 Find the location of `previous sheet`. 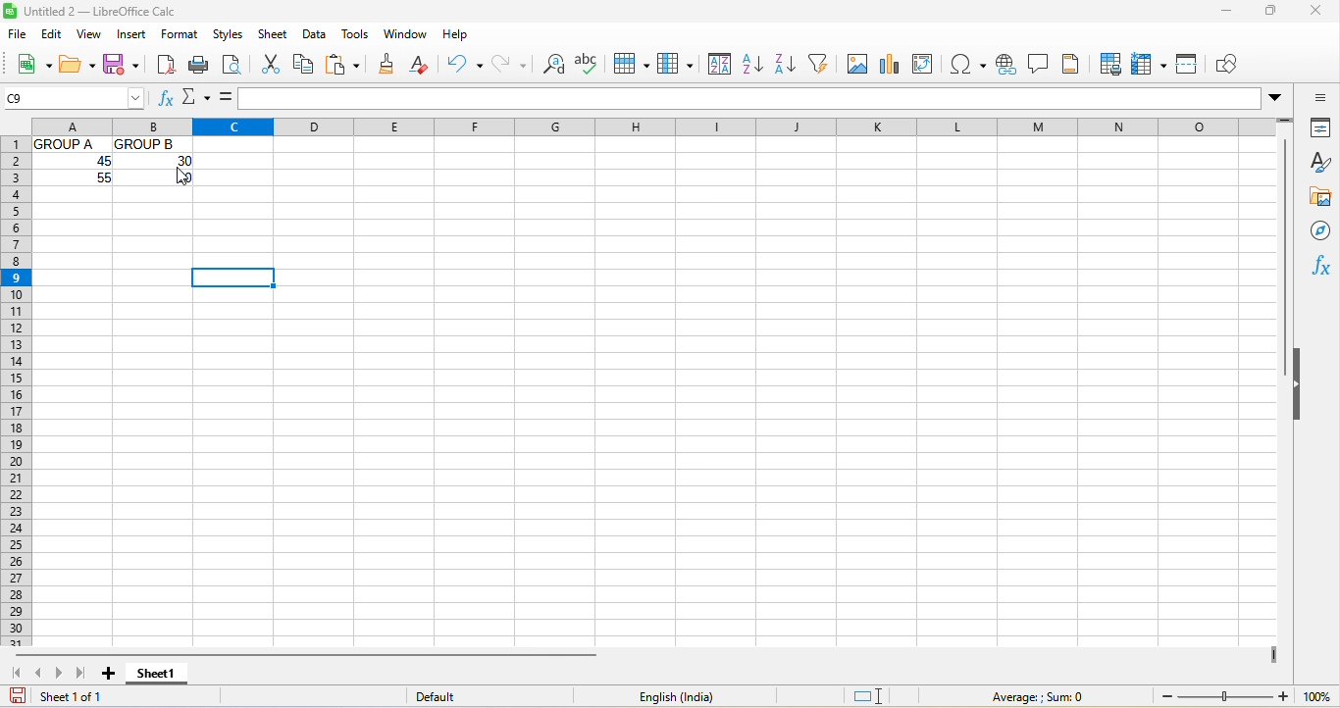

previous sheet is located at coordinates (40, 674).